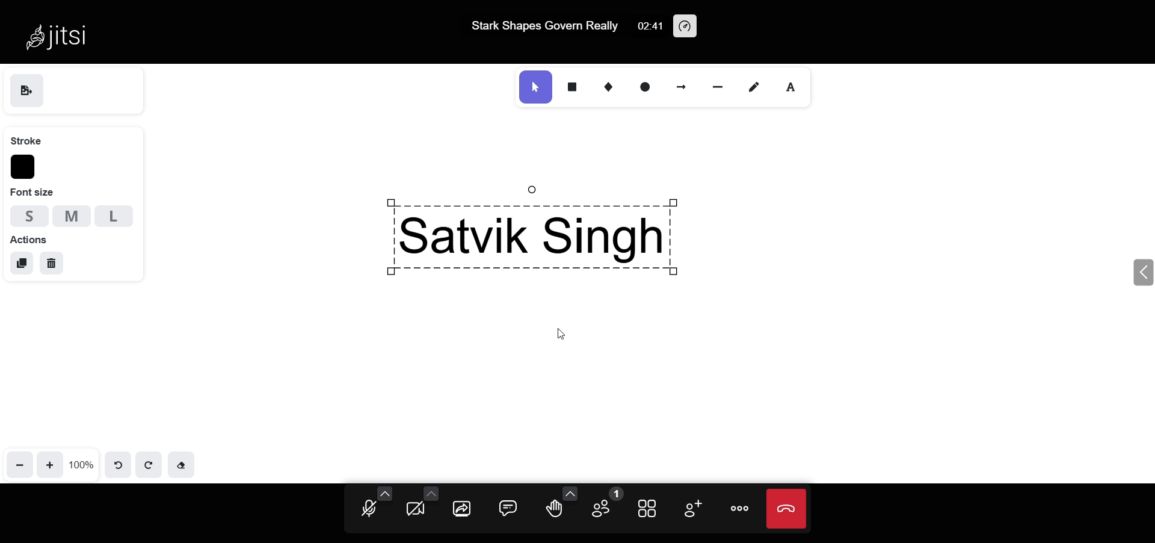  What do you see at coordinates (52, 264) in the screenshot?
I see `delete` at bounding box center [52, 264].